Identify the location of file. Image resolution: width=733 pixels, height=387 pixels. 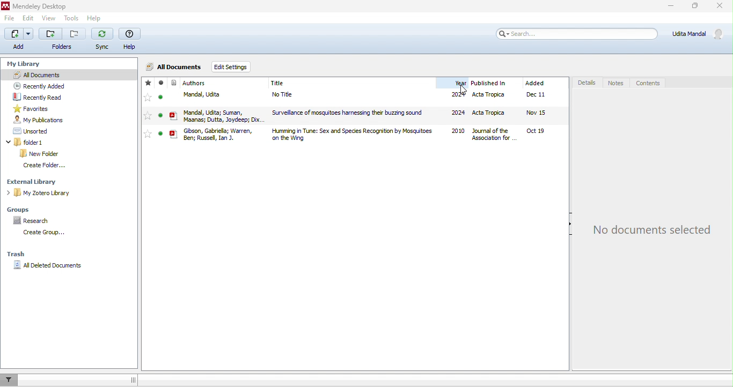
(8, 19).